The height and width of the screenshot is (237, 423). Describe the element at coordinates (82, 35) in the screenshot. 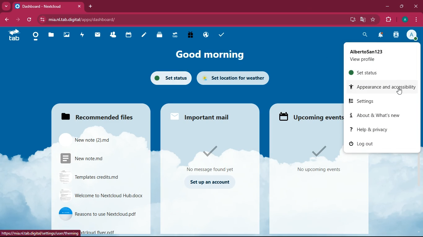

I see `activity` at that location.